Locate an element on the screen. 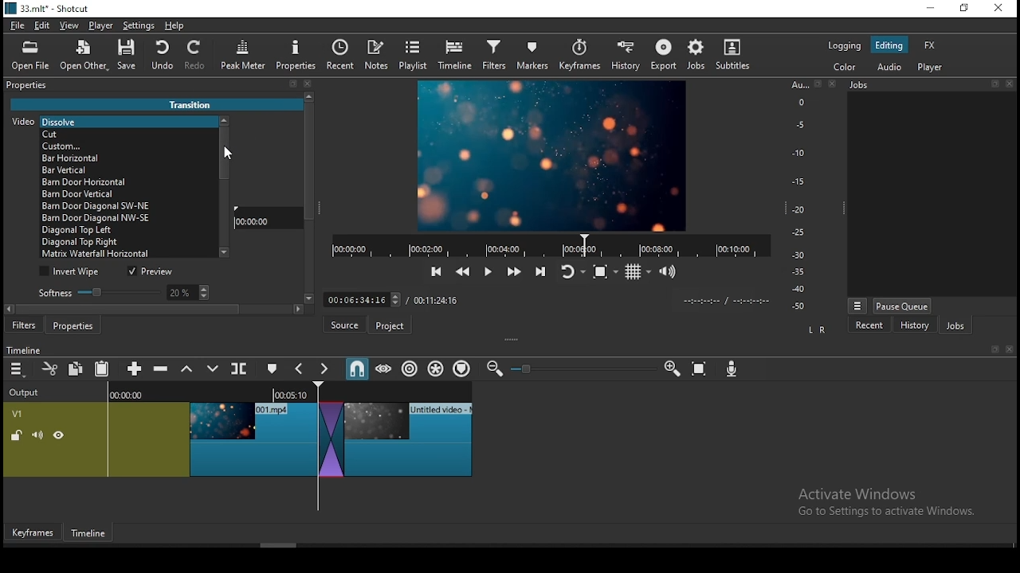 This screenshot has height=573, width=1020. playlist is located at coordinates (414, 56).